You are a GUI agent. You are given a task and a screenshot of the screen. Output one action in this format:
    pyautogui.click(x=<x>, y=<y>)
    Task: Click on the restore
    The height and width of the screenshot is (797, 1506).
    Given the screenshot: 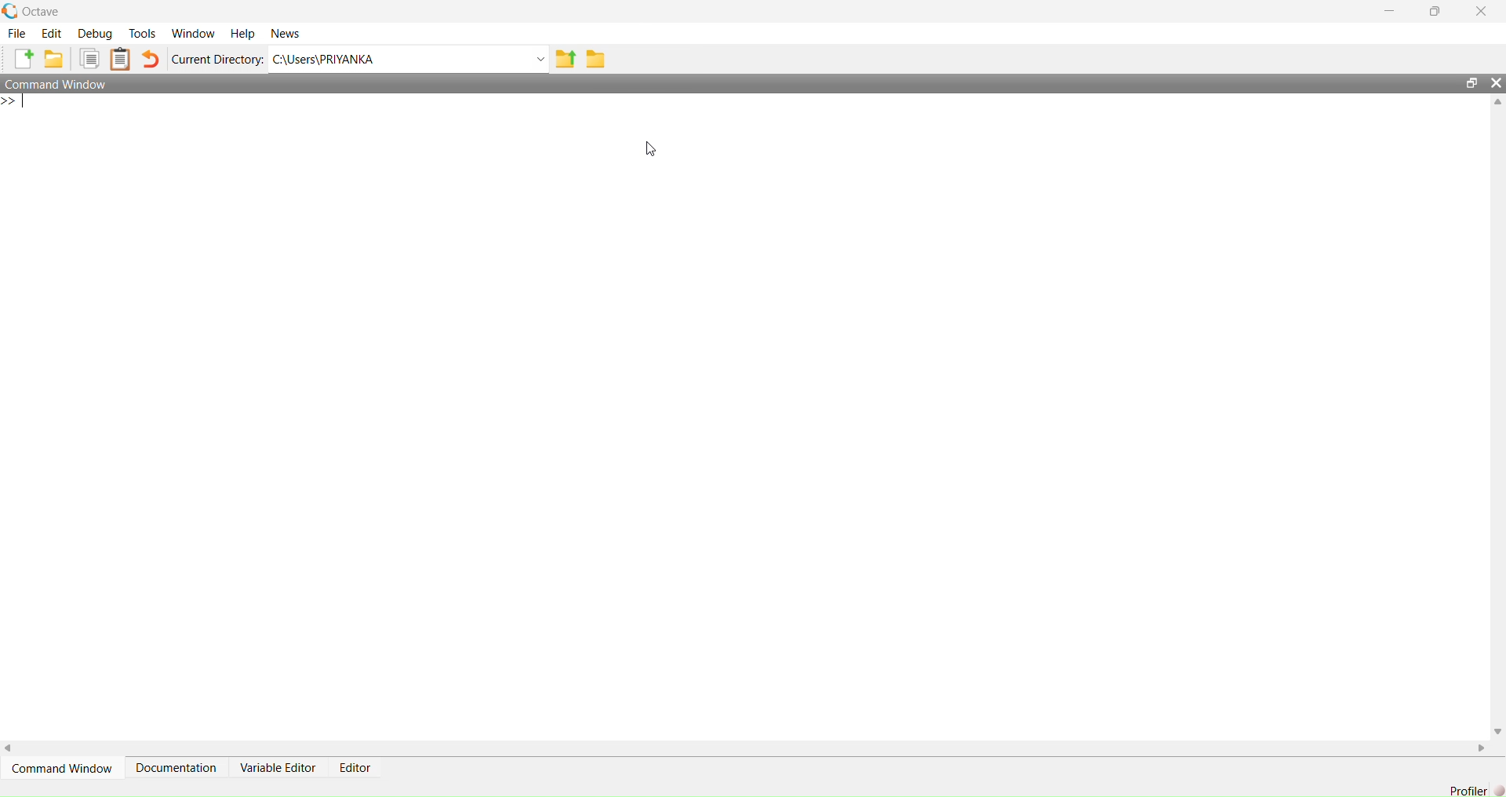 What is the action you would take?
    pyautogui.click(x=1472, y=83)
    